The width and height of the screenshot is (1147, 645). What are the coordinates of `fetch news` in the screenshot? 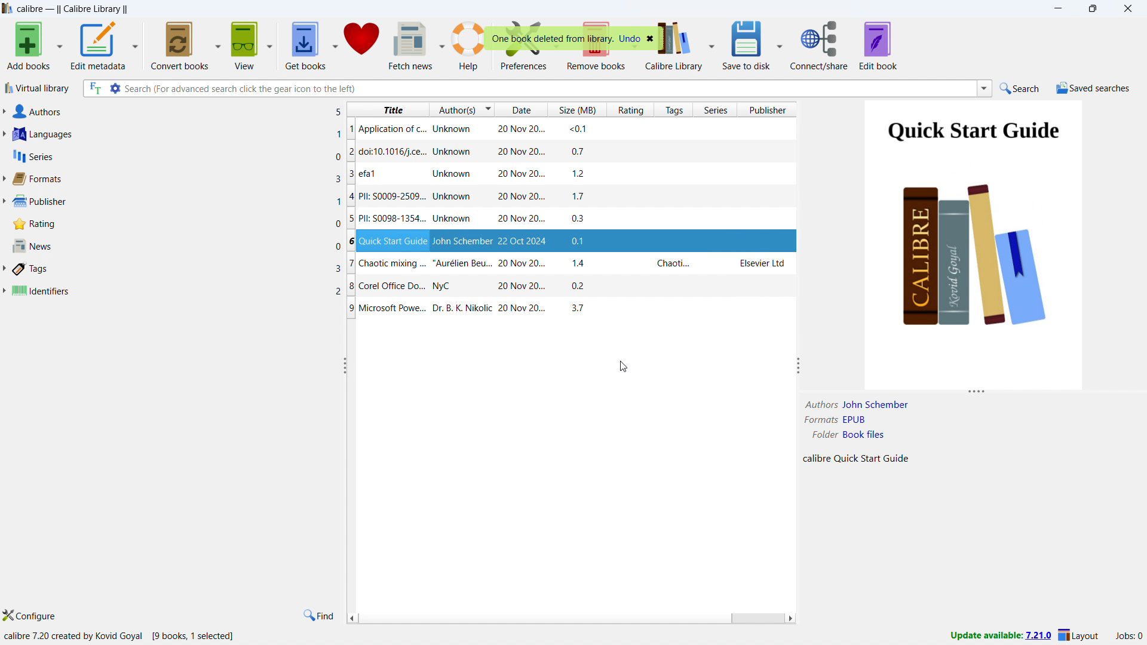 It's located at (411, 45).